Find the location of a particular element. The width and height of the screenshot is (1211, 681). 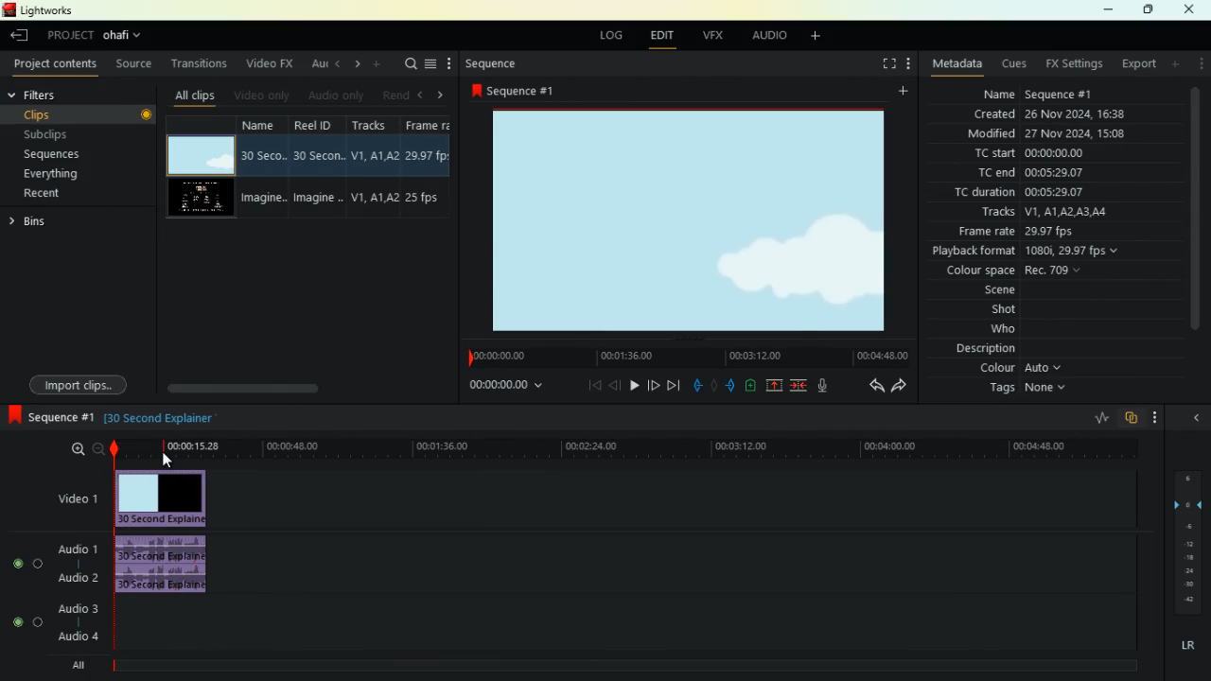

left is located at coordinates (340, 65).